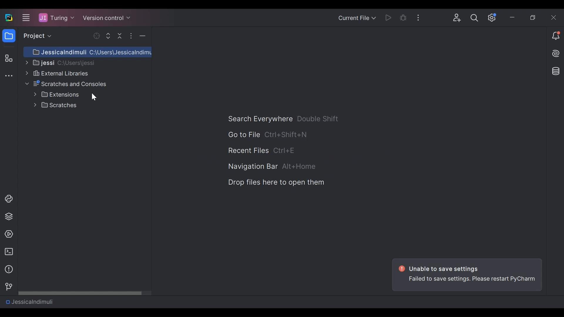 This screenshot has height=317, width=564. What do you see at coordinates (492, 18) in the screenshot?
I see `Settings` at bounding box center [492, 18].